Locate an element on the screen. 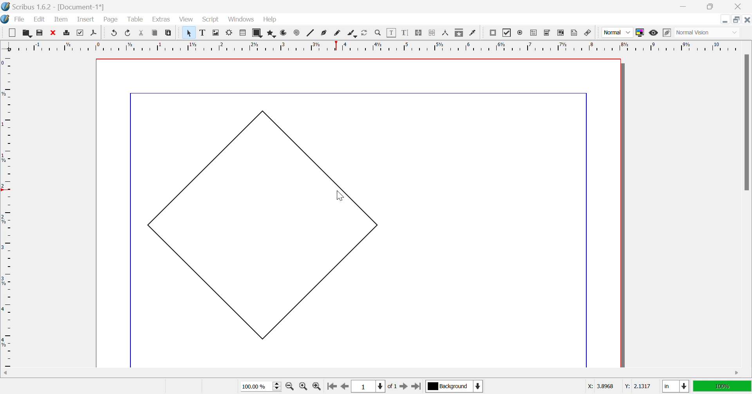 Image resolution: width=752 pixels, height=394 pixels. Bezler curve is located at coordinates (325, 32).